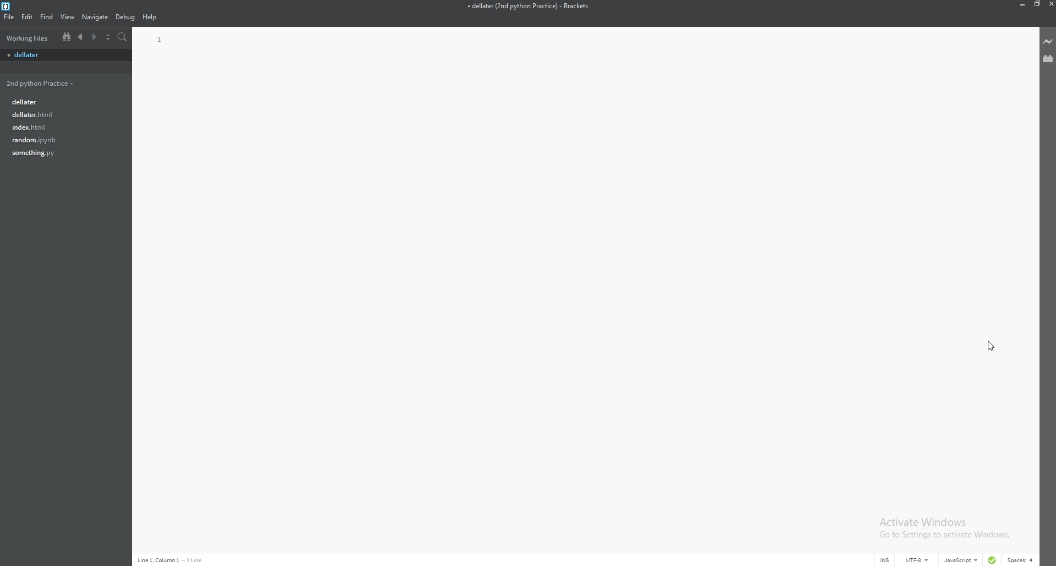 This screenshot has width=1056, height=566. Describe the element at coordinates (125, 17) in the screenshot. I see `debug` at that location.